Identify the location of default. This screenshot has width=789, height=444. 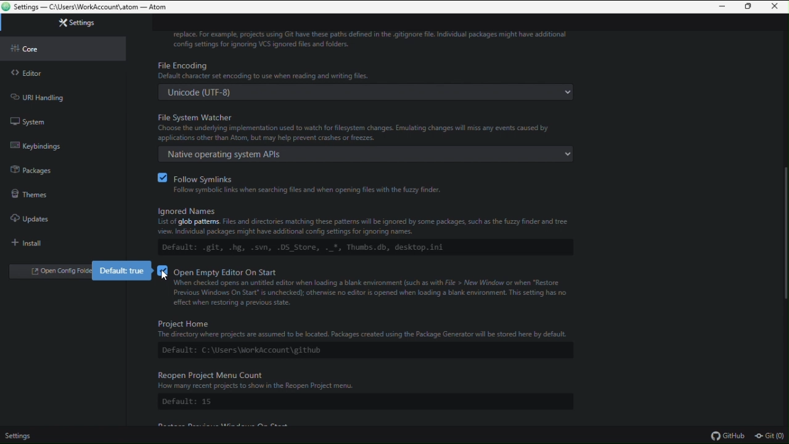
(363, 246).